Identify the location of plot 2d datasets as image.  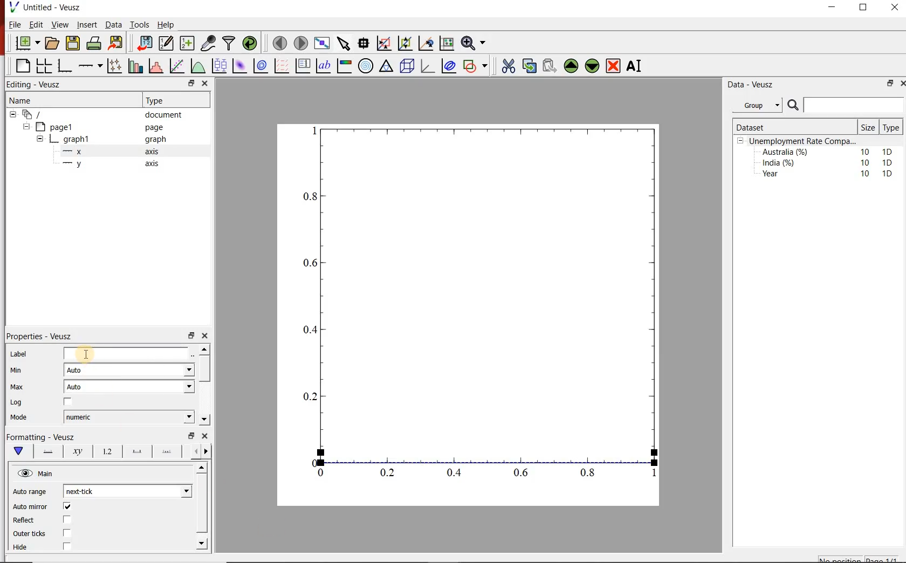
(239, 66).